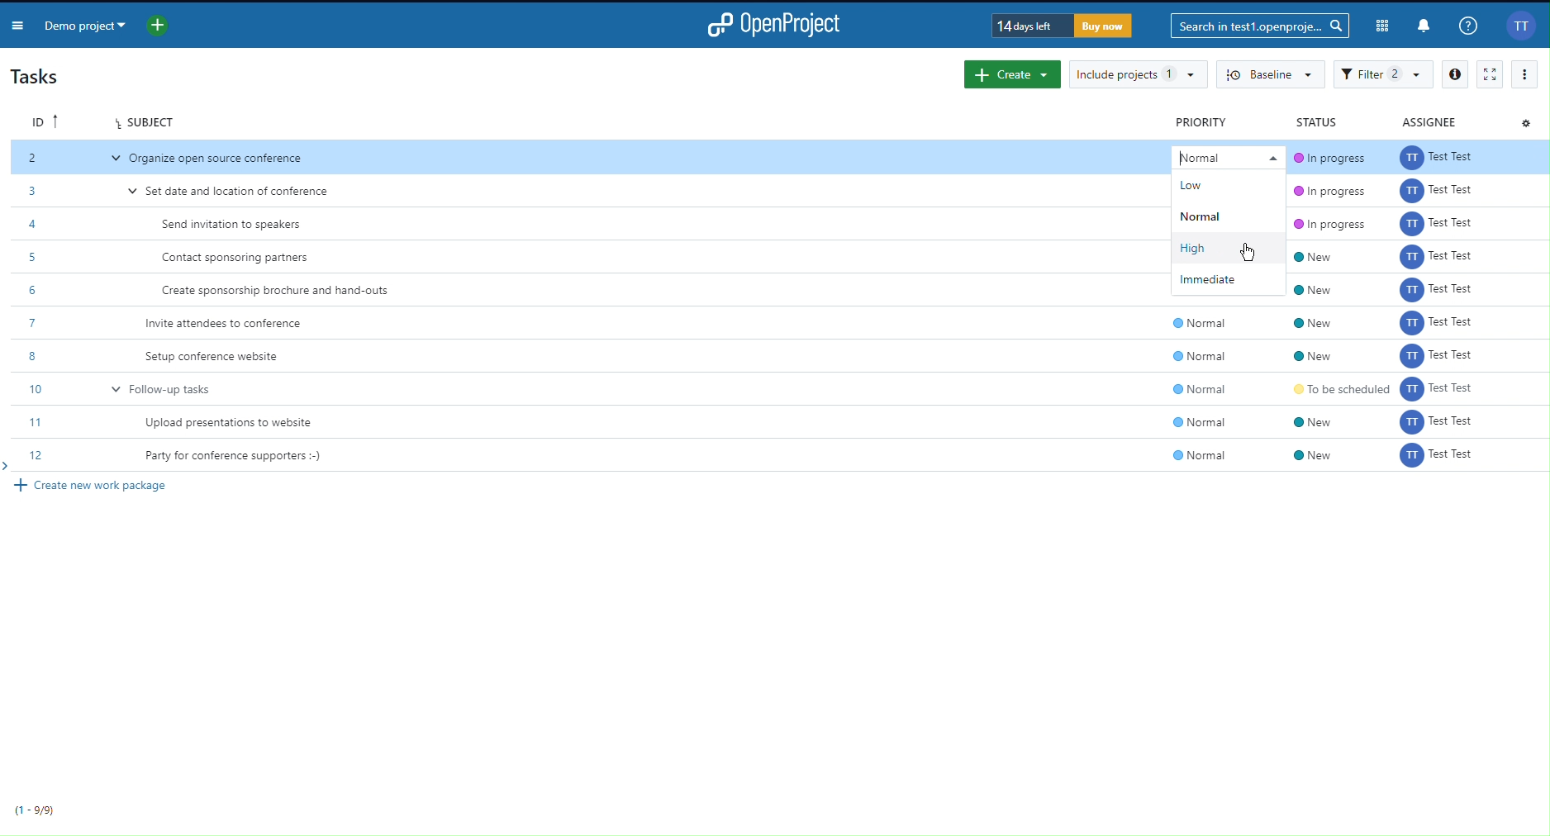 The width and height of the screenshot is (1550, 836). What do you see at coordinates (1524, 74) in the screenshot?
I see `More` at bounding box center [1524, 74].